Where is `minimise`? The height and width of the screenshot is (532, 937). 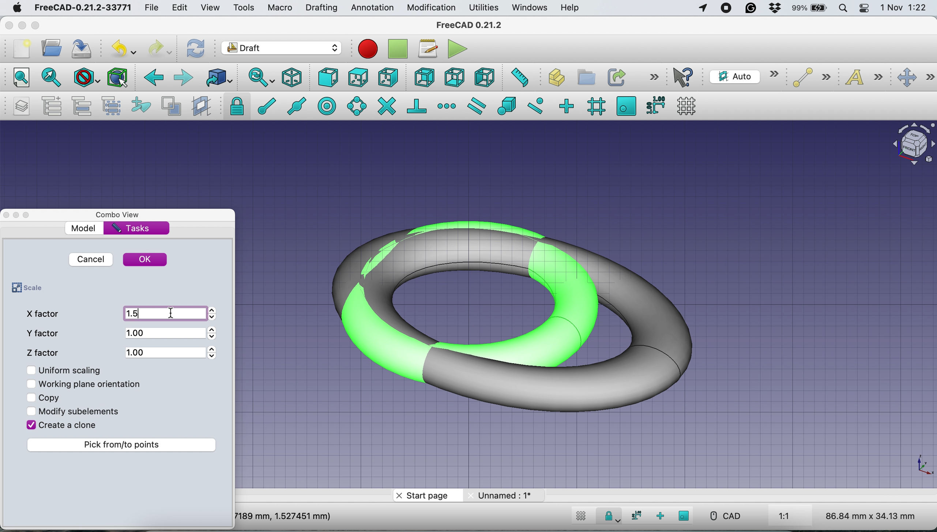 minimise is located at coordinates (22, 23).